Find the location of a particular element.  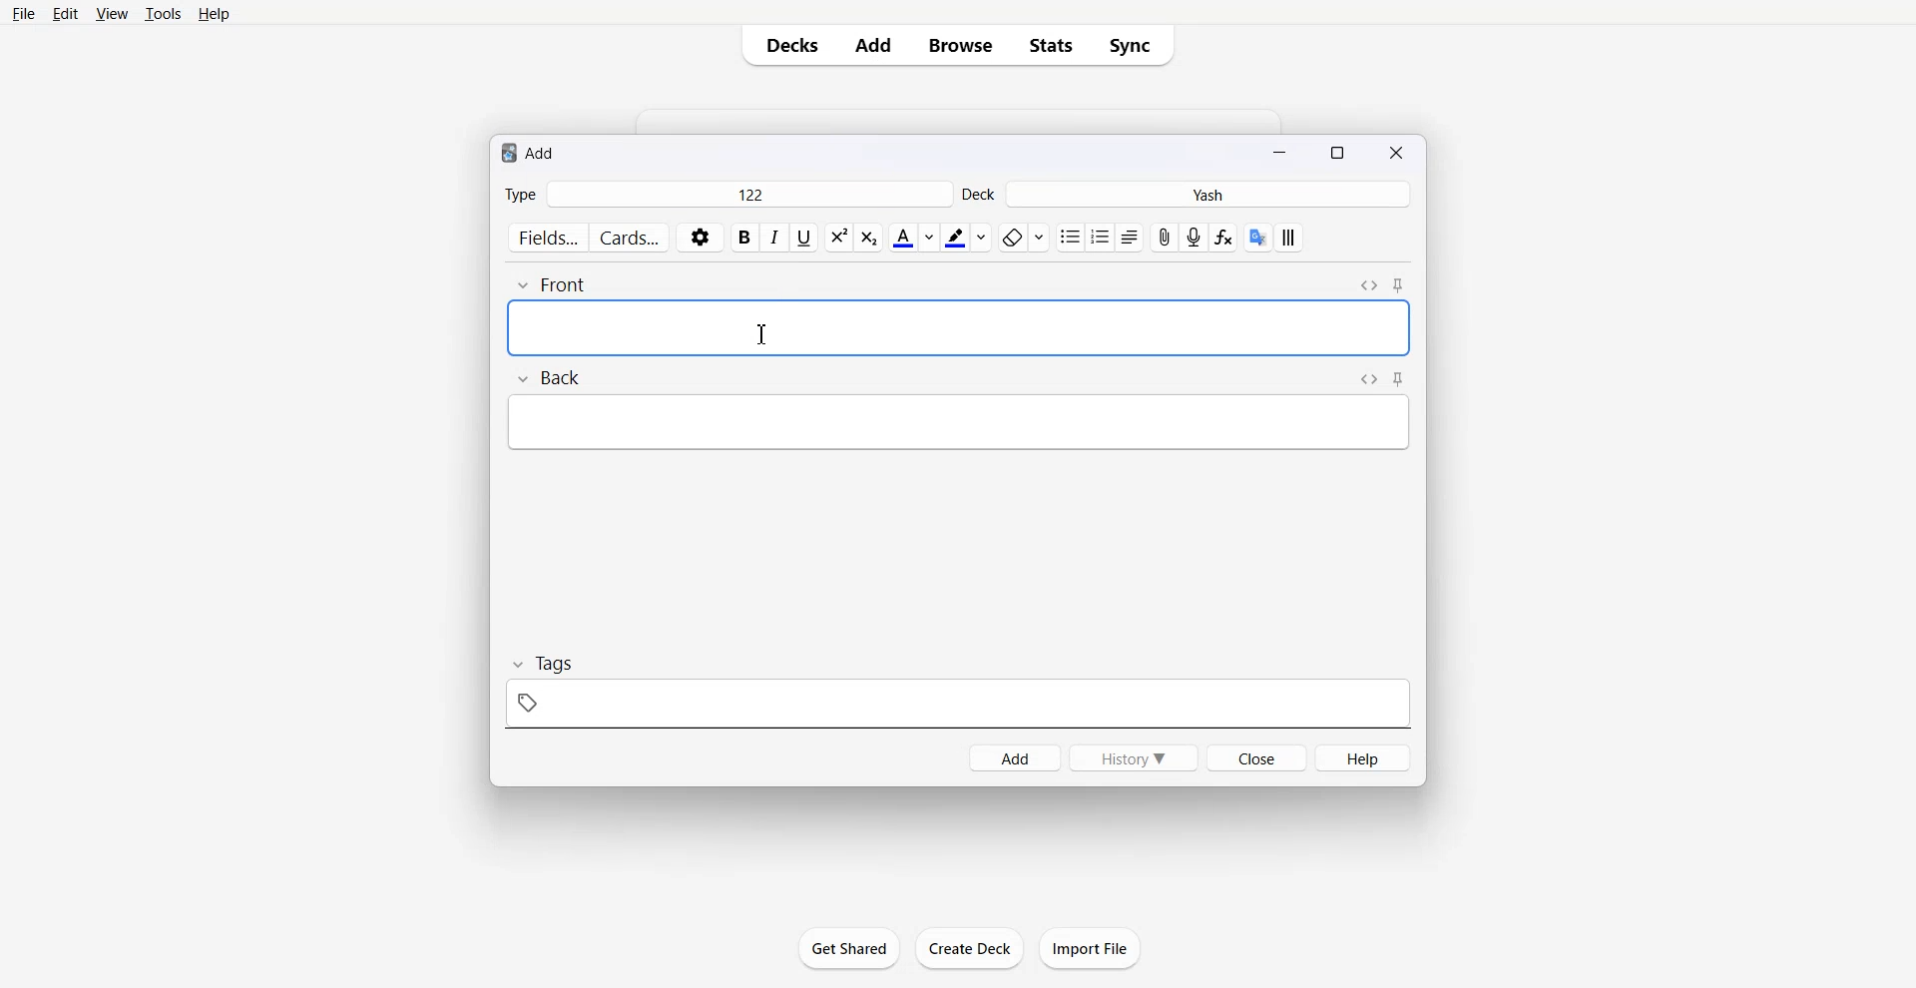

Tools is located at coordinates (163, 13).